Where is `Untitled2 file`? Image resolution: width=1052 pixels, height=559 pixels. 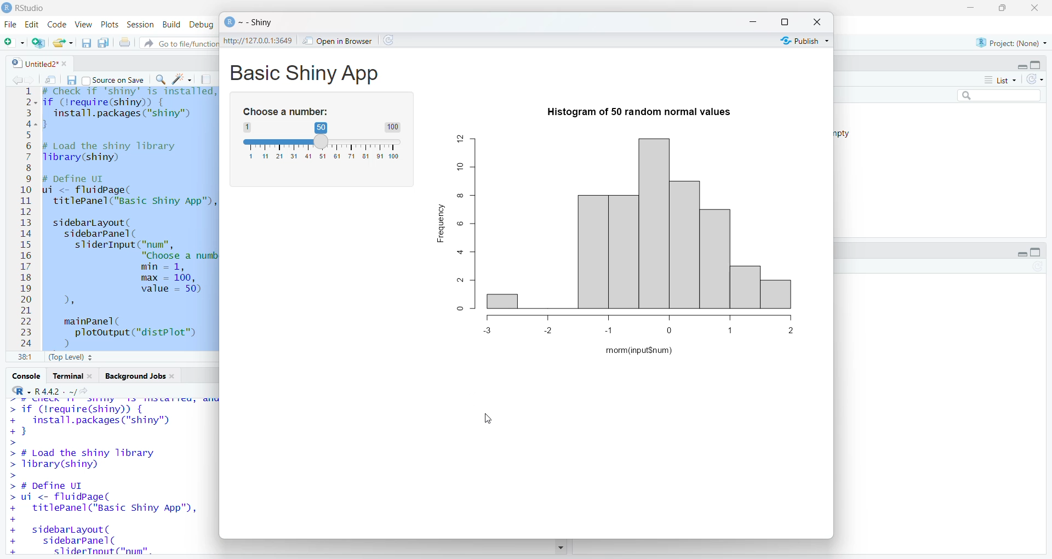
Untitled2 file is located at coordinates (33, 63).